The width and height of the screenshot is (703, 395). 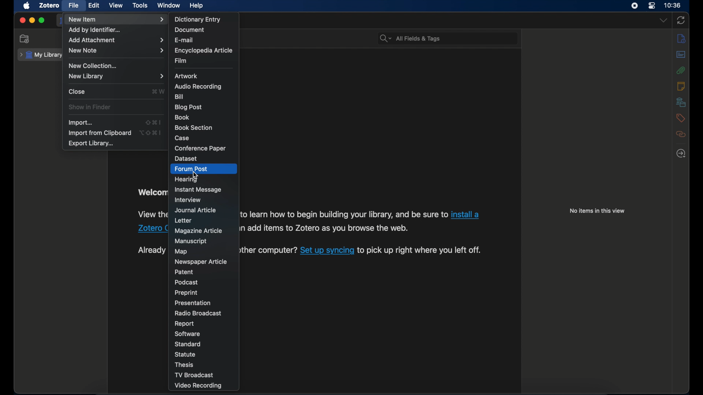 What do you see at coordinates (26, 5) in the screenshot?
I see `apple` at bounding box center [26, 5].